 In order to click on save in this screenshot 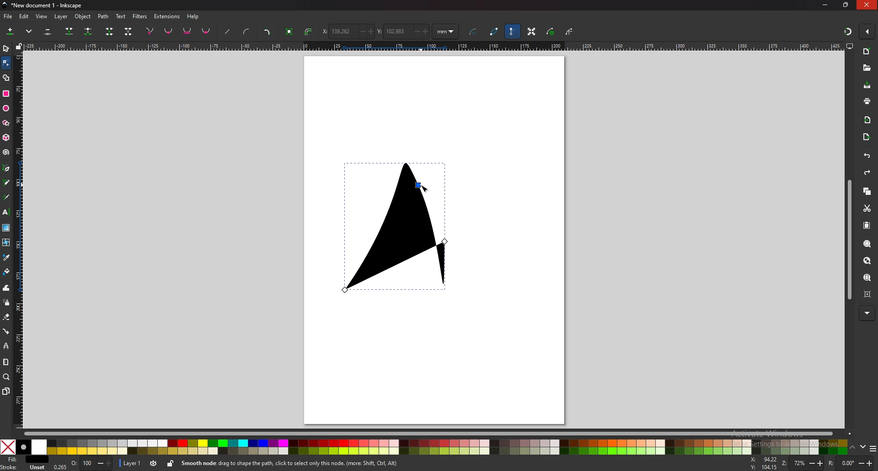, I will do `click(868, 86)`.